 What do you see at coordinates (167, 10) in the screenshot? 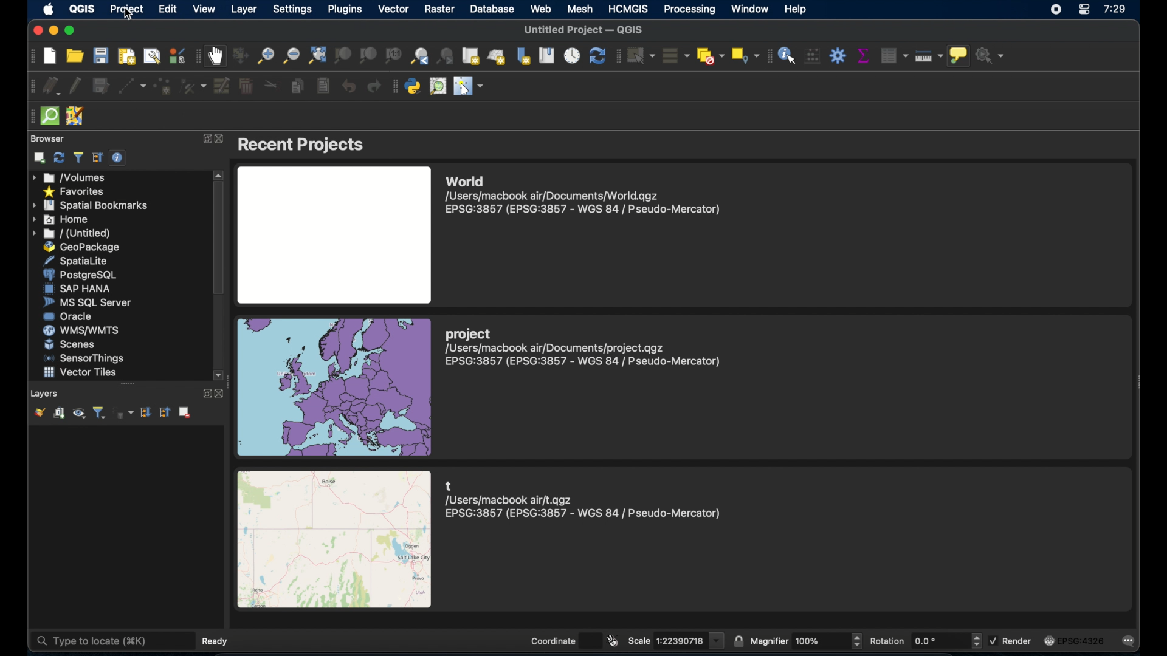
I see `edit` at bounding box center [167, 10].